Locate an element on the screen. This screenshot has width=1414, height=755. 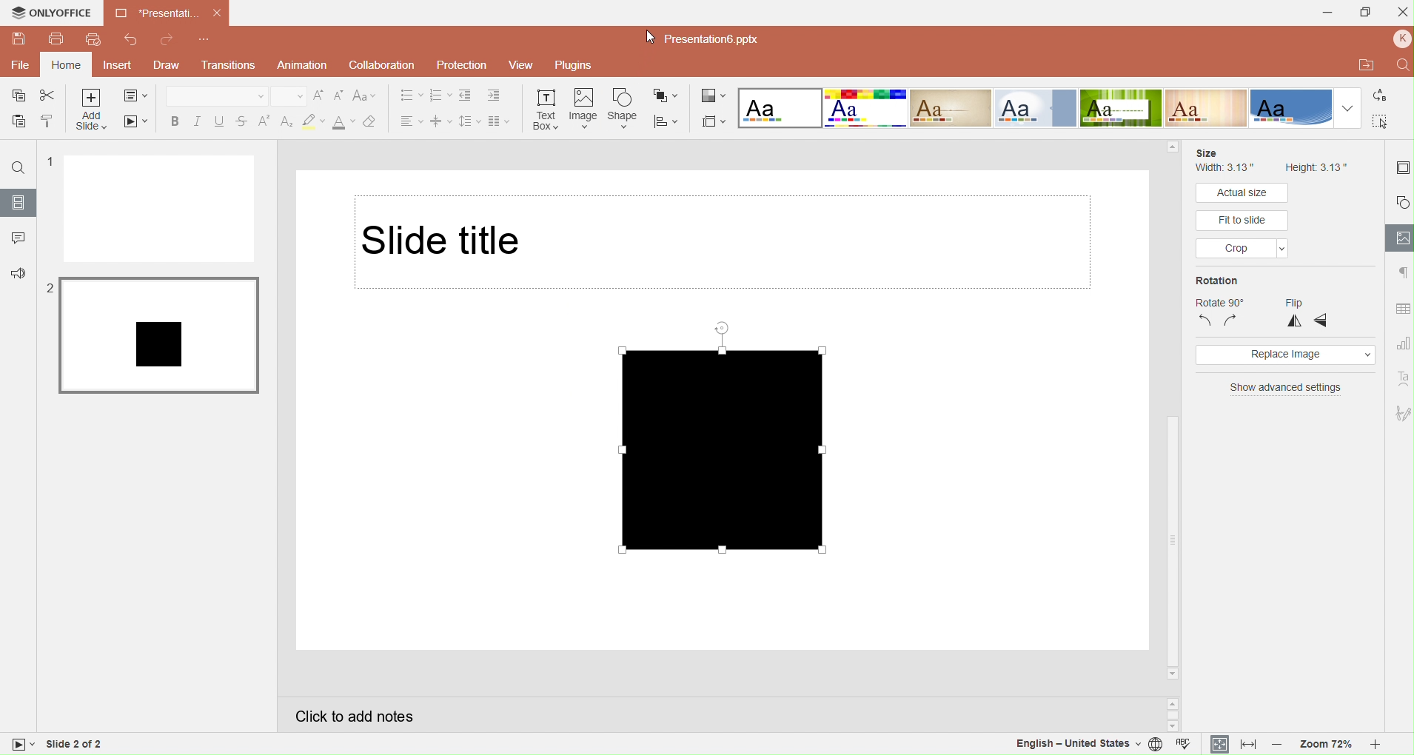
File is located at coordinates (19, 66).